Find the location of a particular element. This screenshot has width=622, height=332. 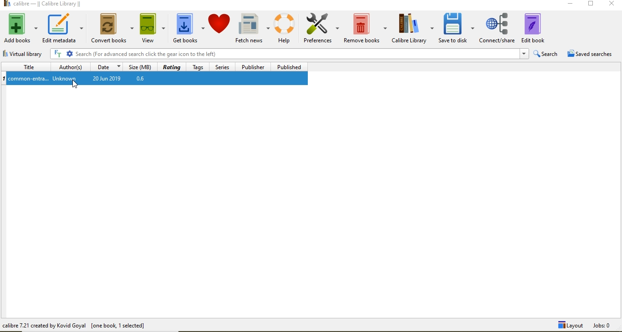

saved searches is located at coordinates (592, 54).